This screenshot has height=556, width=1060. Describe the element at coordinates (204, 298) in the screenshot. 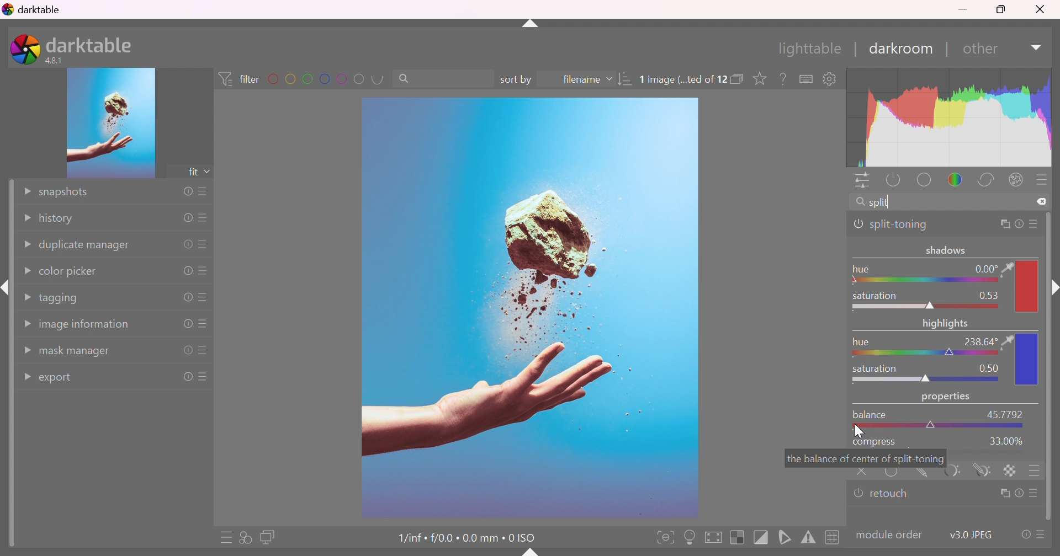

I see `presets` at that location.